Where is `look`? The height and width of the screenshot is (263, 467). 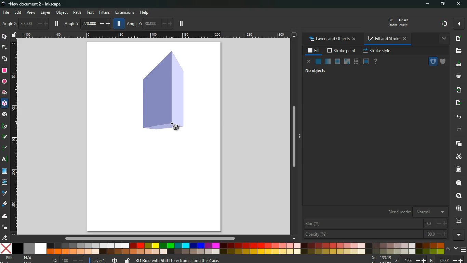 look is located at coordinates (457, 196).